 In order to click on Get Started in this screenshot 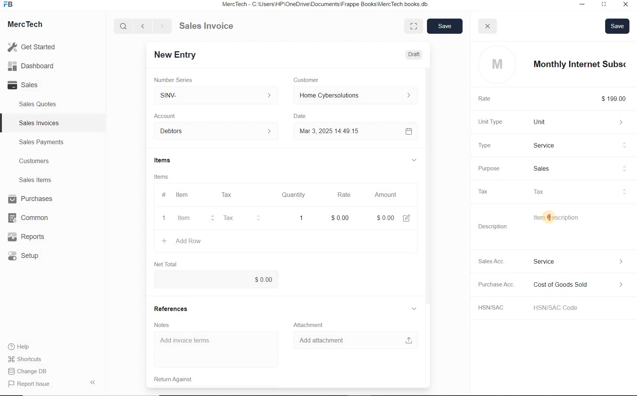, I will do `click(34, 47)`.